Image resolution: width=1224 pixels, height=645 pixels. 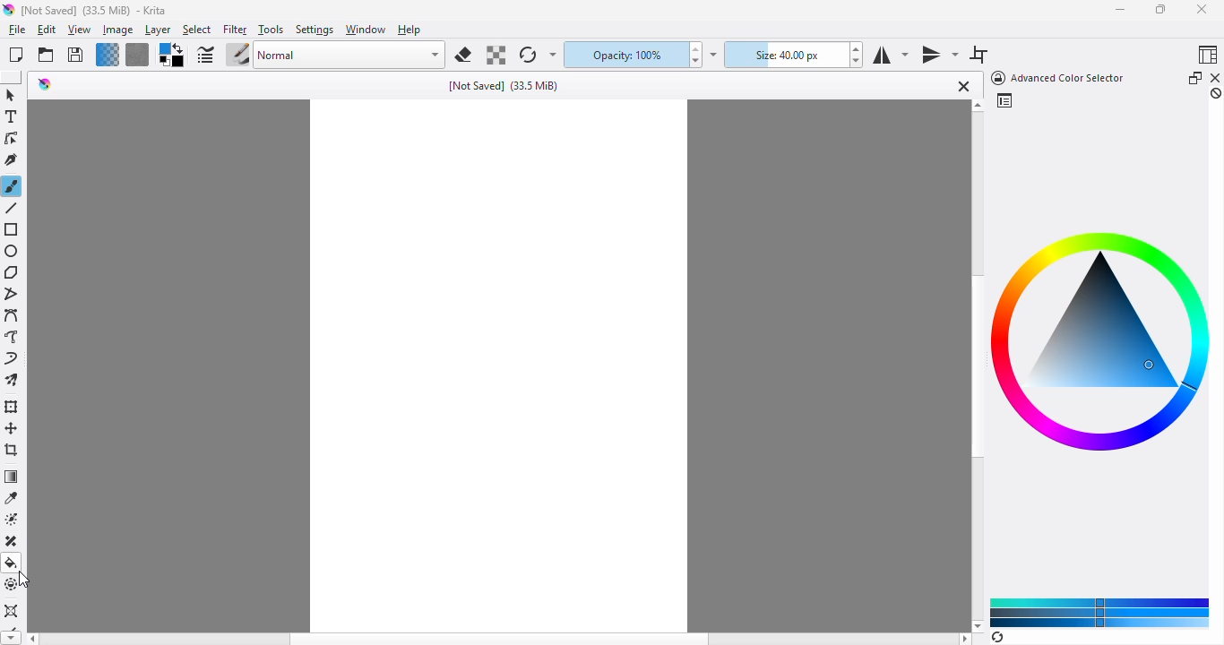 What do you see at coordinates (12, 116) in the screenshot?
I see `text tool` at bounding box center [12, 116].